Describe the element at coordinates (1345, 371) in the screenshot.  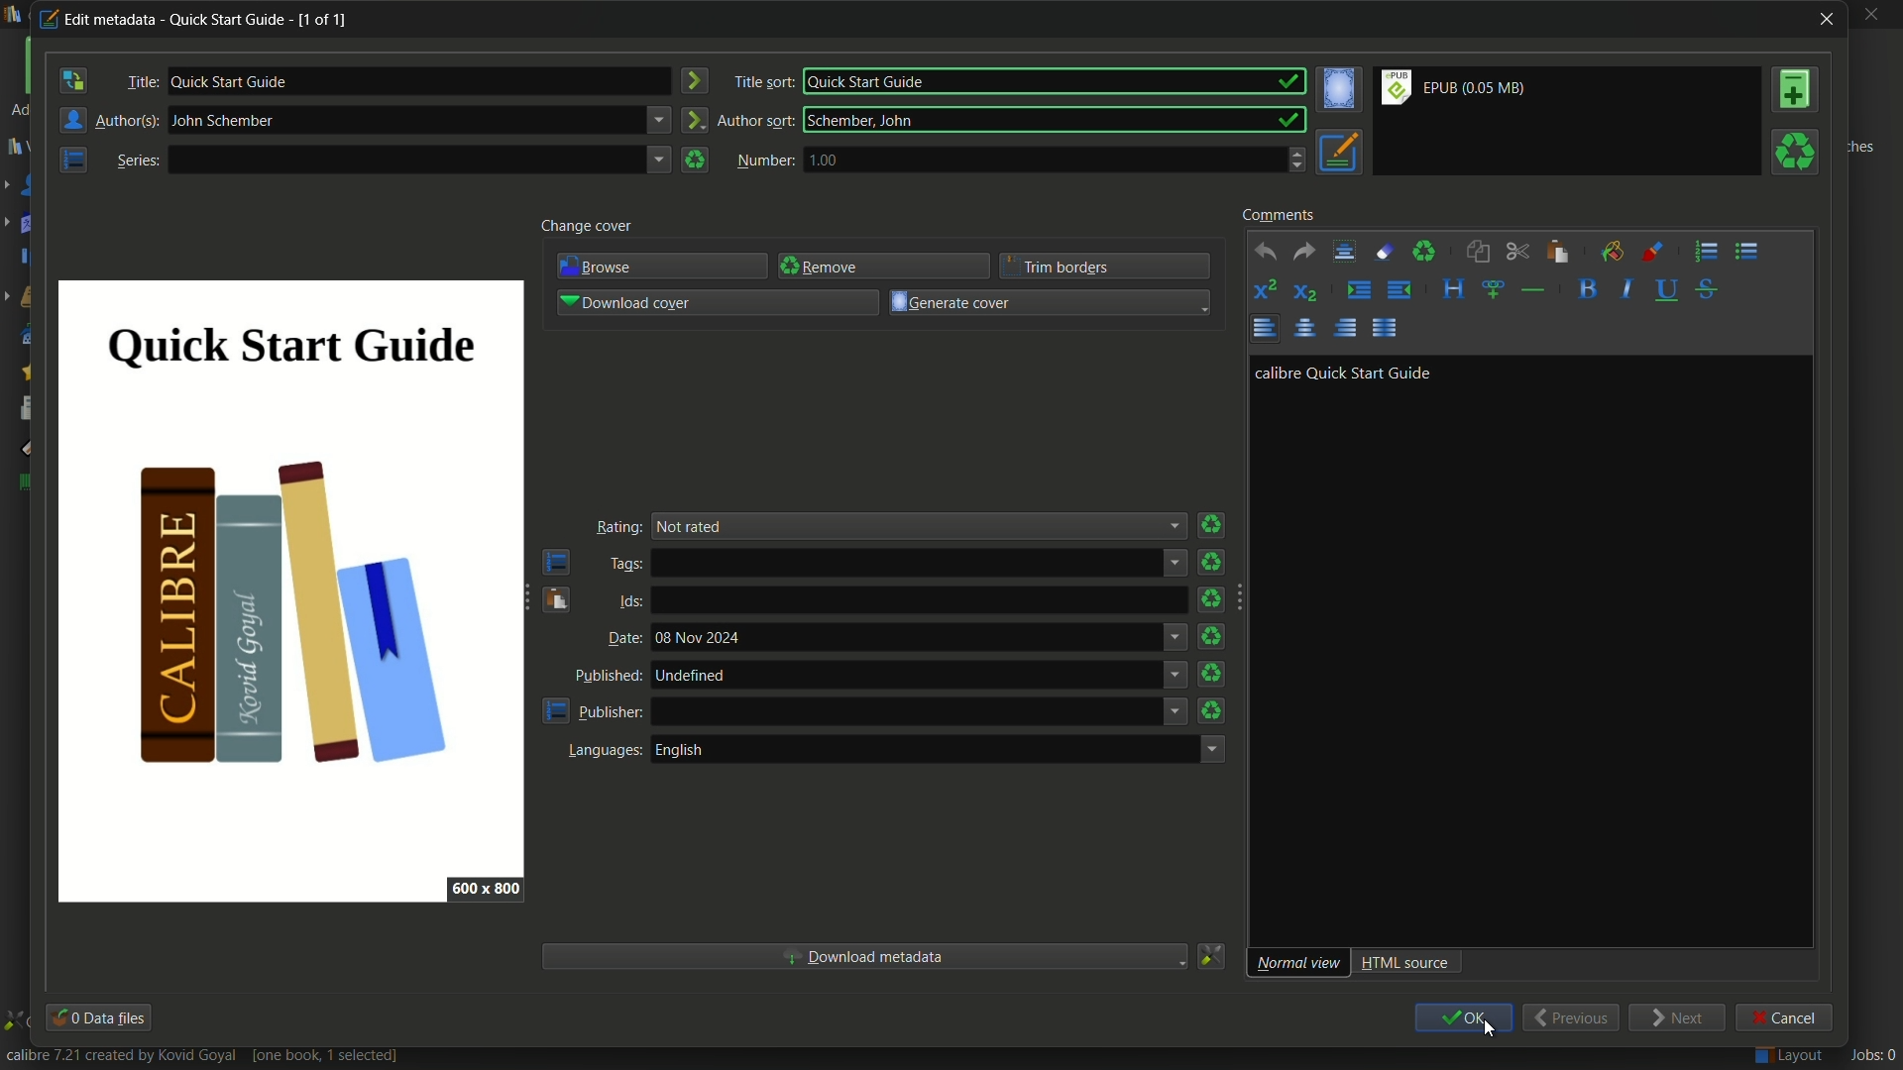
I see `calibre quick start guide` at that location.